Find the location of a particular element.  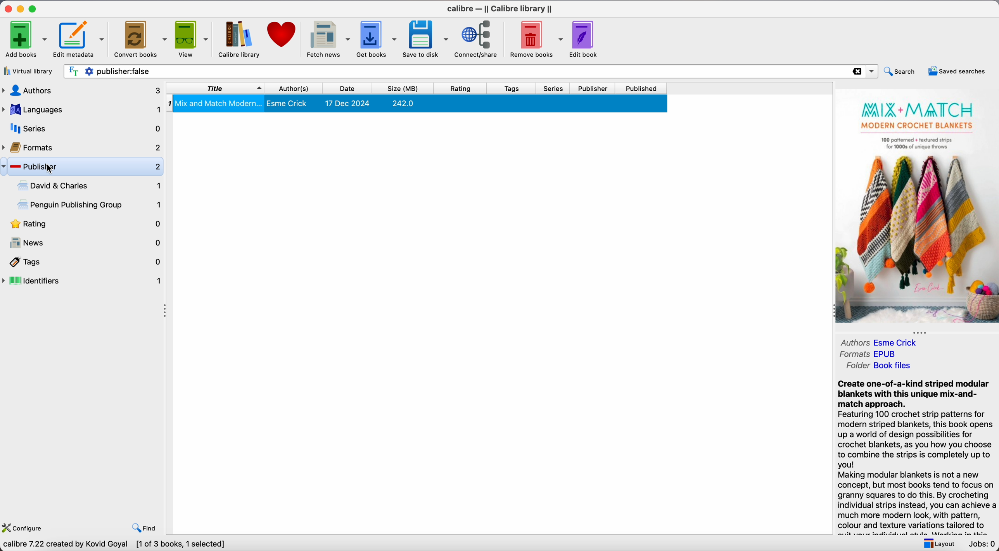

tags is located at coordinates (83, 262).